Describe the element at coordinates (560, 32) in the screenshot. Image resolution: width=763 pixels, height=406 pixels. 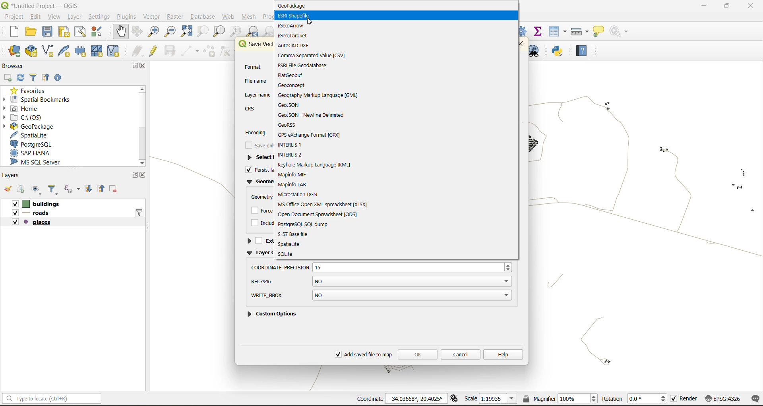
I see `attributes table` at that location.